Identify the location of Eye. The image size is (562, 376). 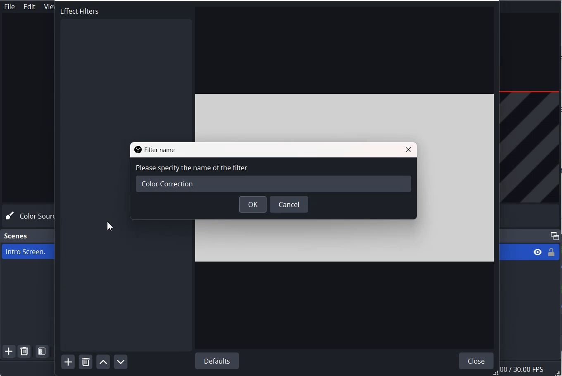
(538, 252).